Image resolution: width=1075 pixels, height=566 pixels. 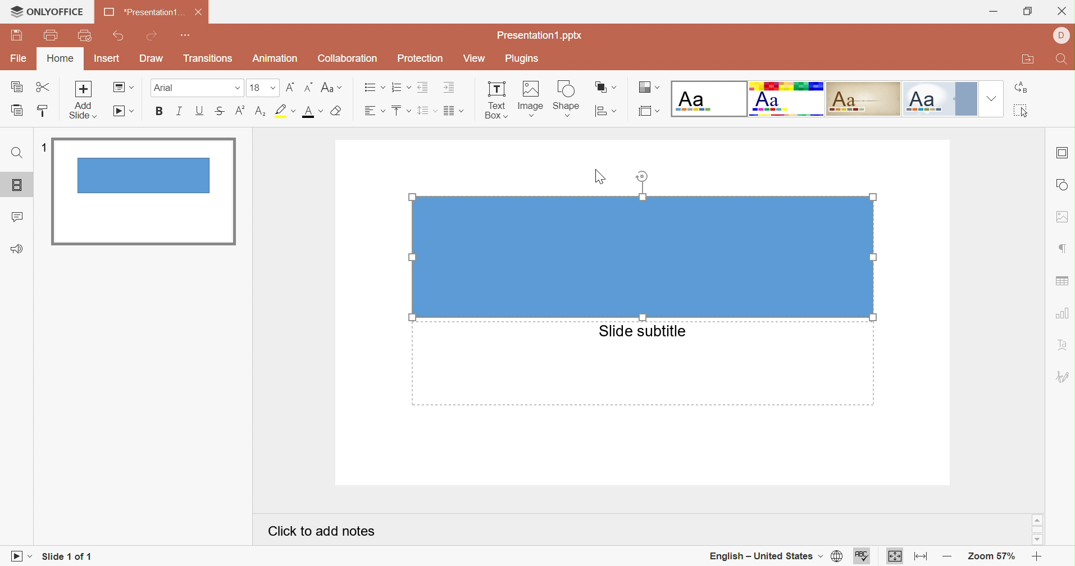 I want to click on Vertical align, so click(x=401, y=111).